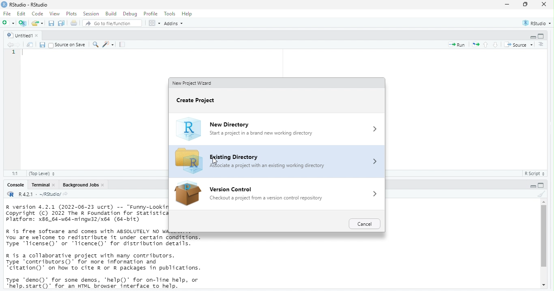 The width and height of the screenshot is (554, 291). I want to click on RStudio, so click(537, 21).